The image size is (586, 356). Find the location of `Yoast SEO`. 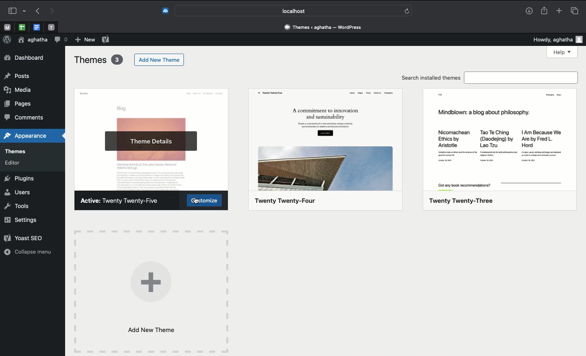

Yoast SEO is located at coordinates (105, 39).